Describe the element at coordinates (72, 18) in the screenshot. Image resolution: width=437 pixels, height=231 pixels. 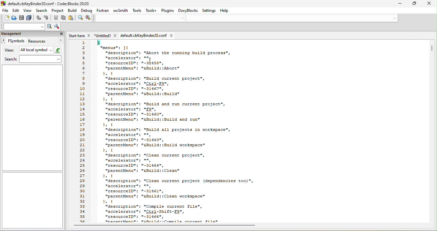
I see `paste` at that location.